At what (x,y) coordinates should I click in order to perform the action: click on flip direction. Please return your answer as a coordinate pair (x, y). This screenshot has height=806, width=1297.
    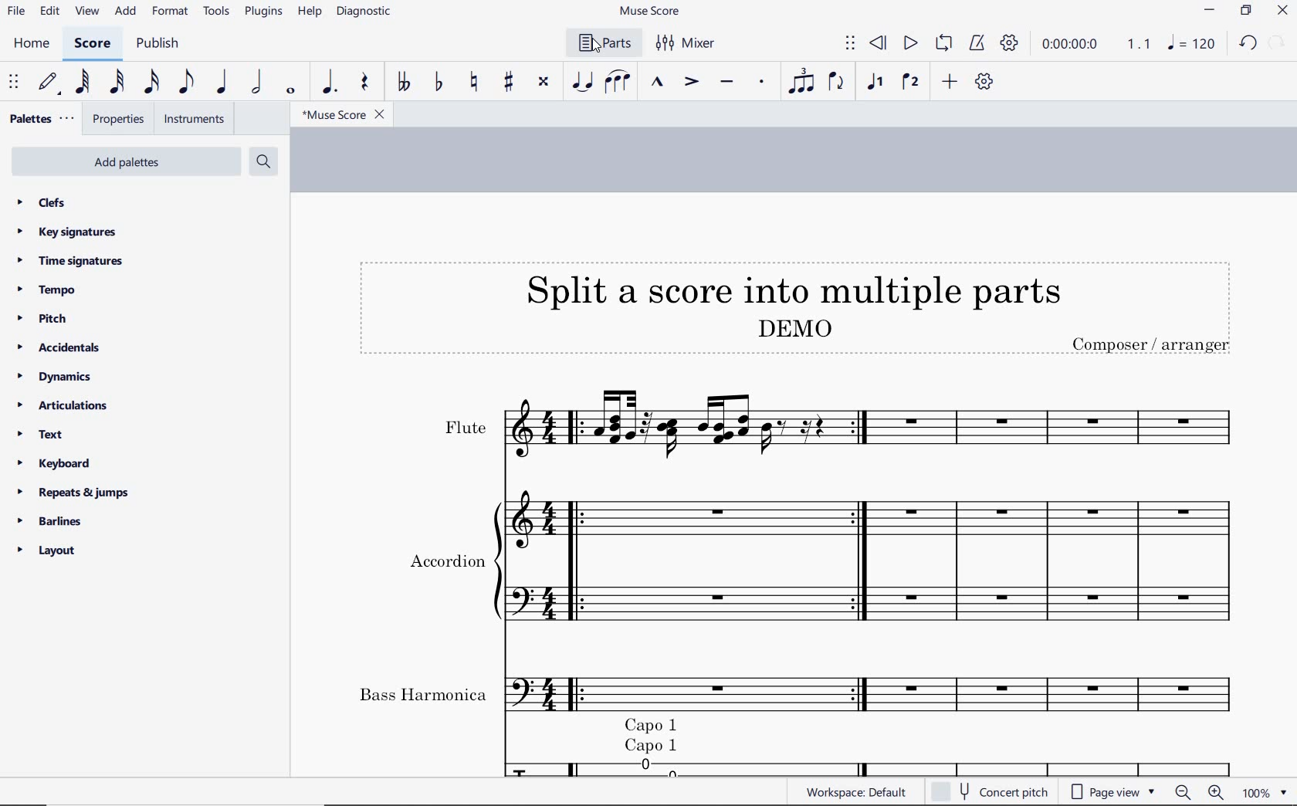
    Looking at the image, I should click on (838, 85).